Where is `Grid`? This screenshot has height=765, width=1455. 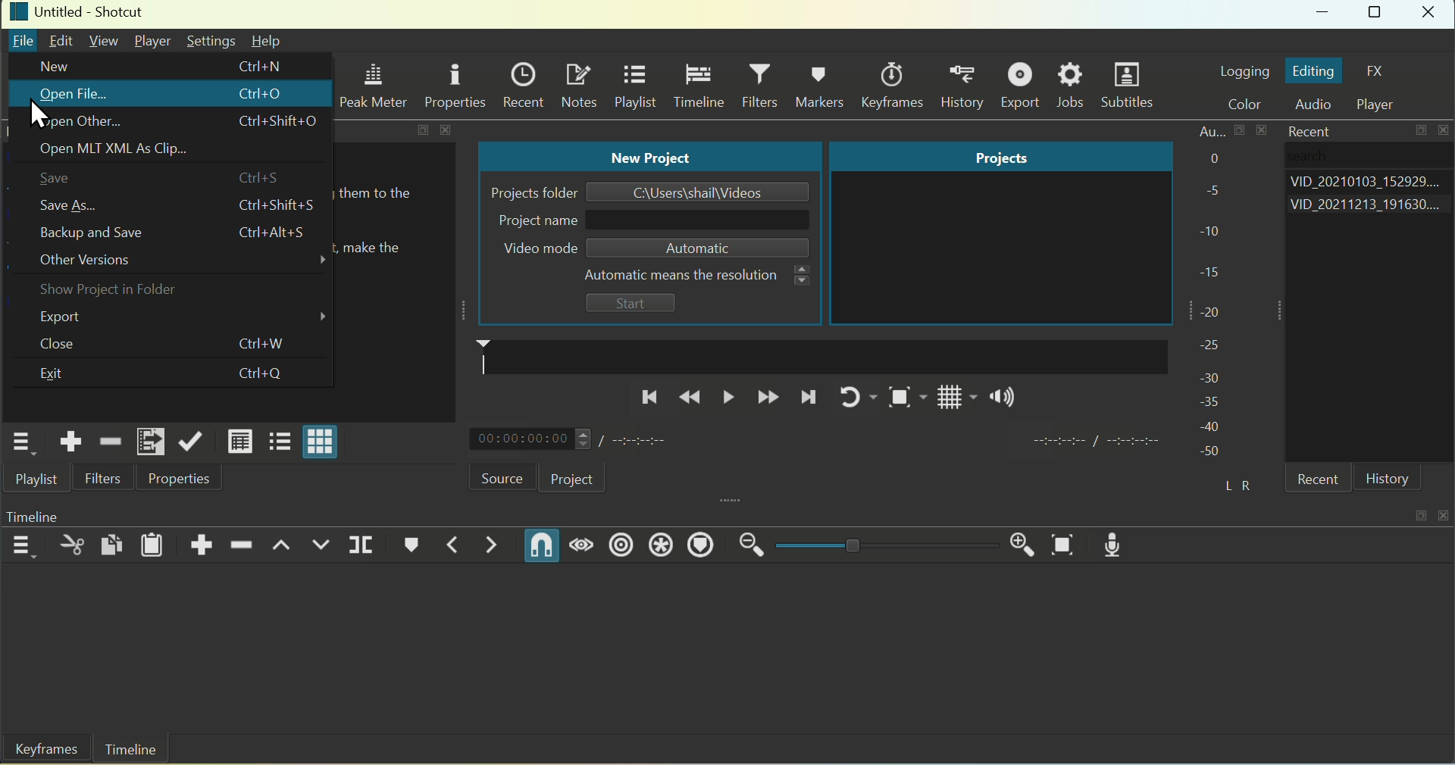
Grid is located at coordinates (947, 401).